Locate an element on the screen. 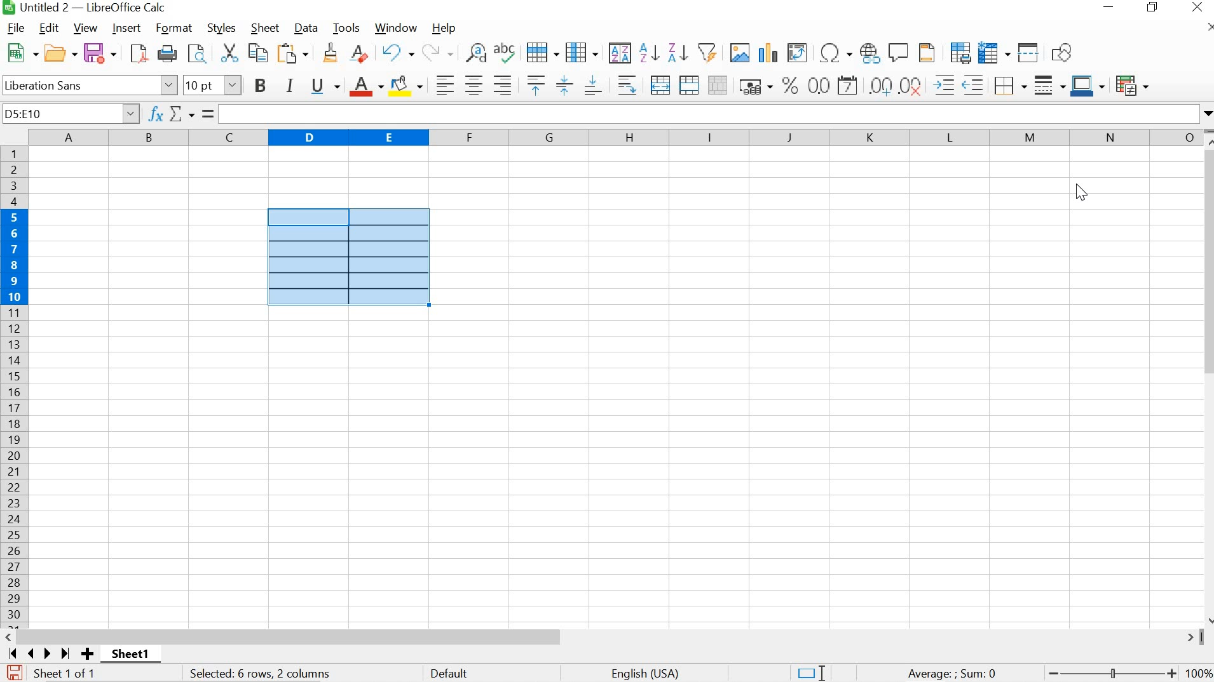 This screenshot has width=1214, height=682. insert comment is located at coordinates (899, 53).